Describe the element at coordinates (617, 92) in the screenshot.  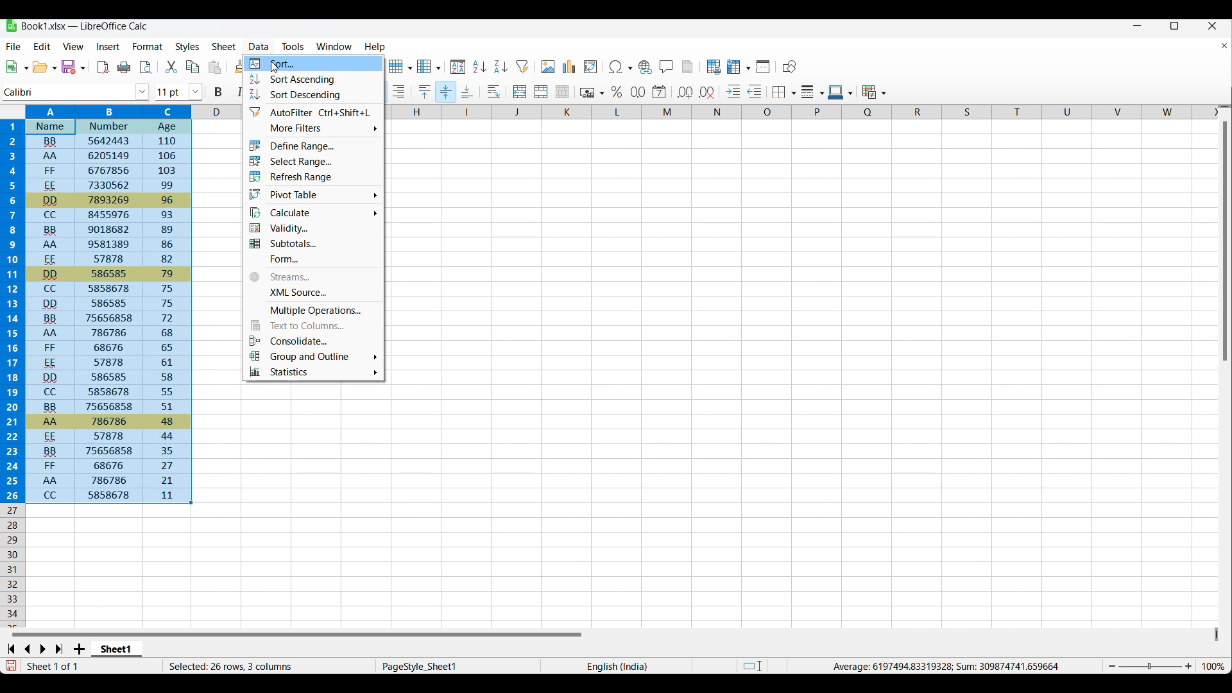
I see `Format as percent` at that location.